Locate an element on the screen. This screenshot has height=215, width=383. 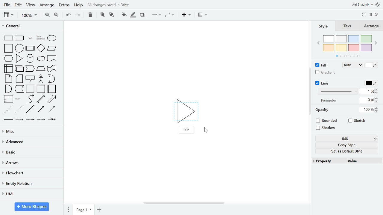
callout is located at coordinates (30, 79).